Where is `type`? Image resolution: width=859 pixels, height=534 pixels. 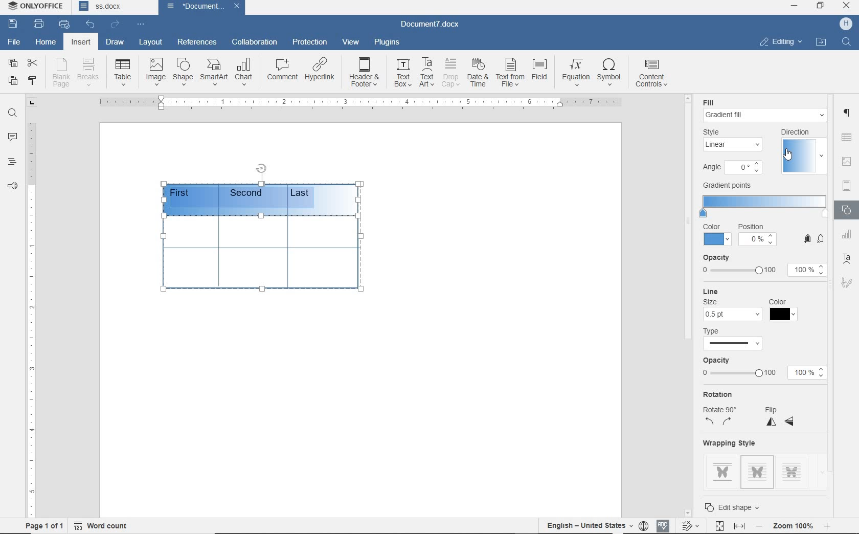
type is located at coordinates (715, 331).